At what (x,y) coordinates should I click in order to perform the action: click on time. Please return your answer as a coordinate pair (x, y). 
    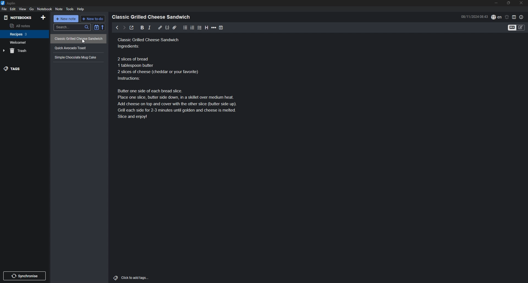
    Looking at the image, I should click on (474, 16).